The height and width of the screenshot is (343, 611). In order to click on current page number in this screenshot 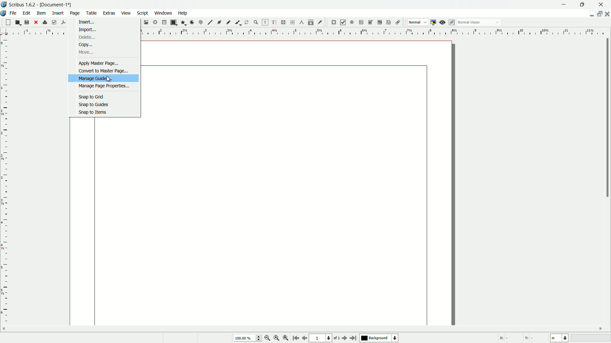, I will do `click(320, 339)`.